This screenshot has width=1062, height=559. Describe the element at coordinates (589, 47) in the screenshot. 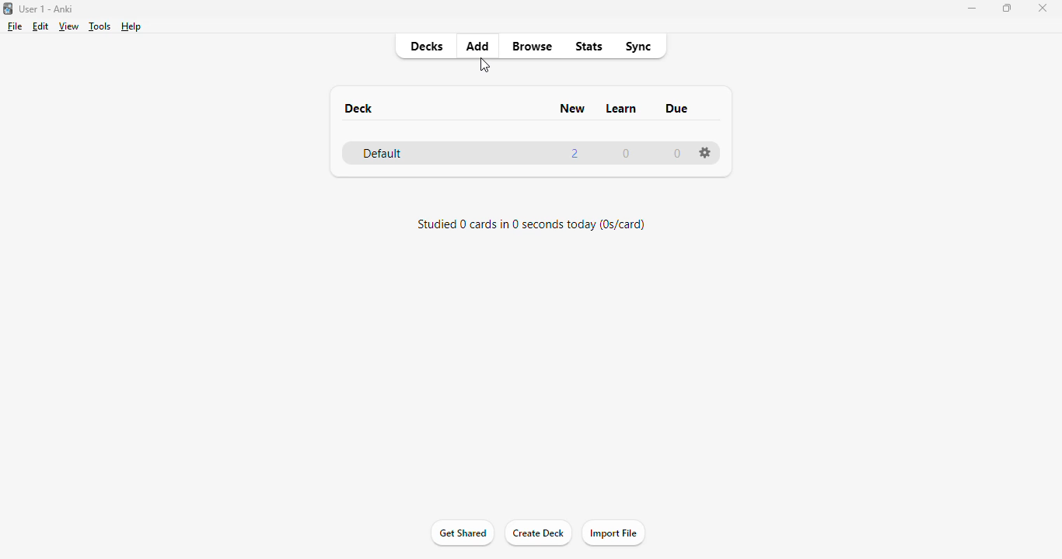

I see `stats` at that location.